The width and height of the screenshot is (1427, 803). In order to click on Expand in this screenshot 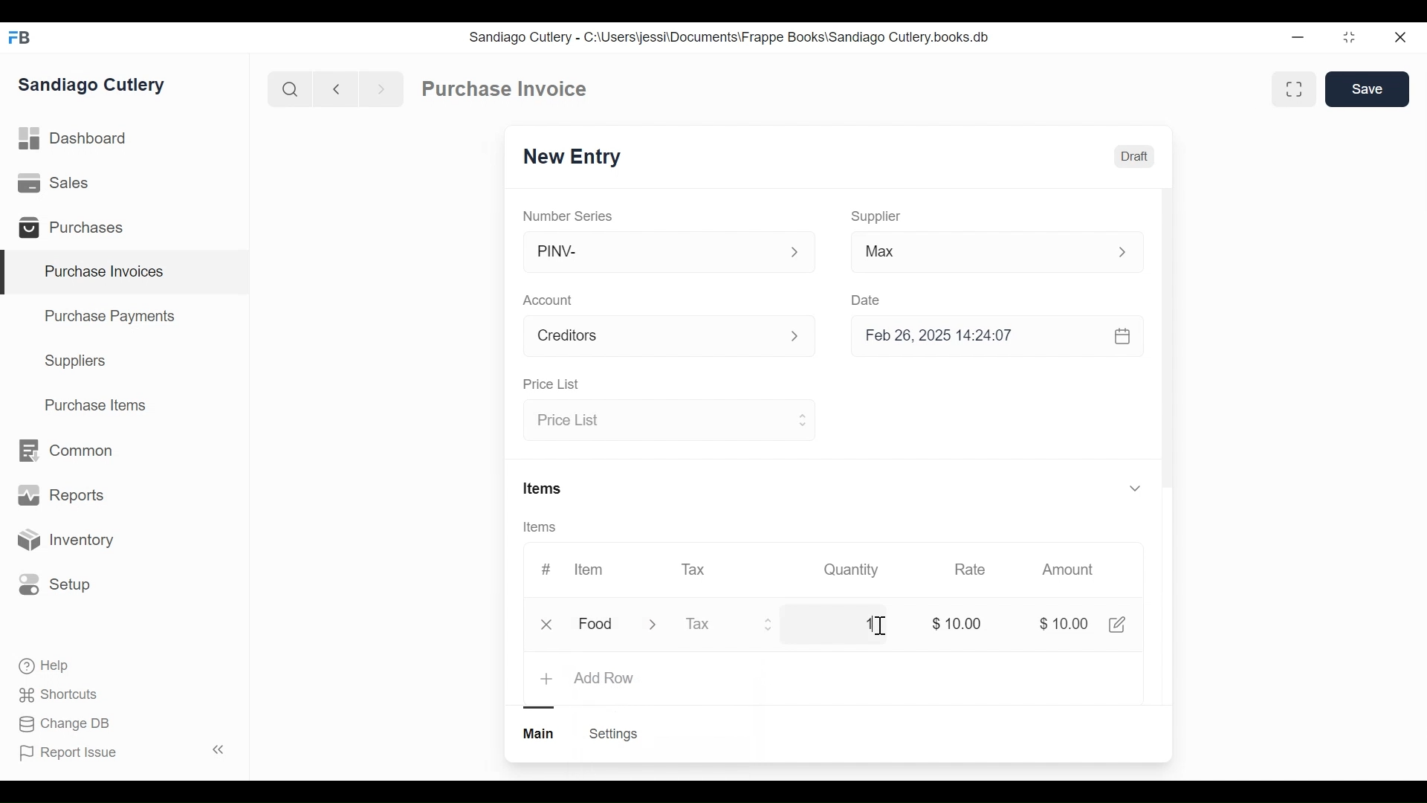, I will do `click(769, 624)`.